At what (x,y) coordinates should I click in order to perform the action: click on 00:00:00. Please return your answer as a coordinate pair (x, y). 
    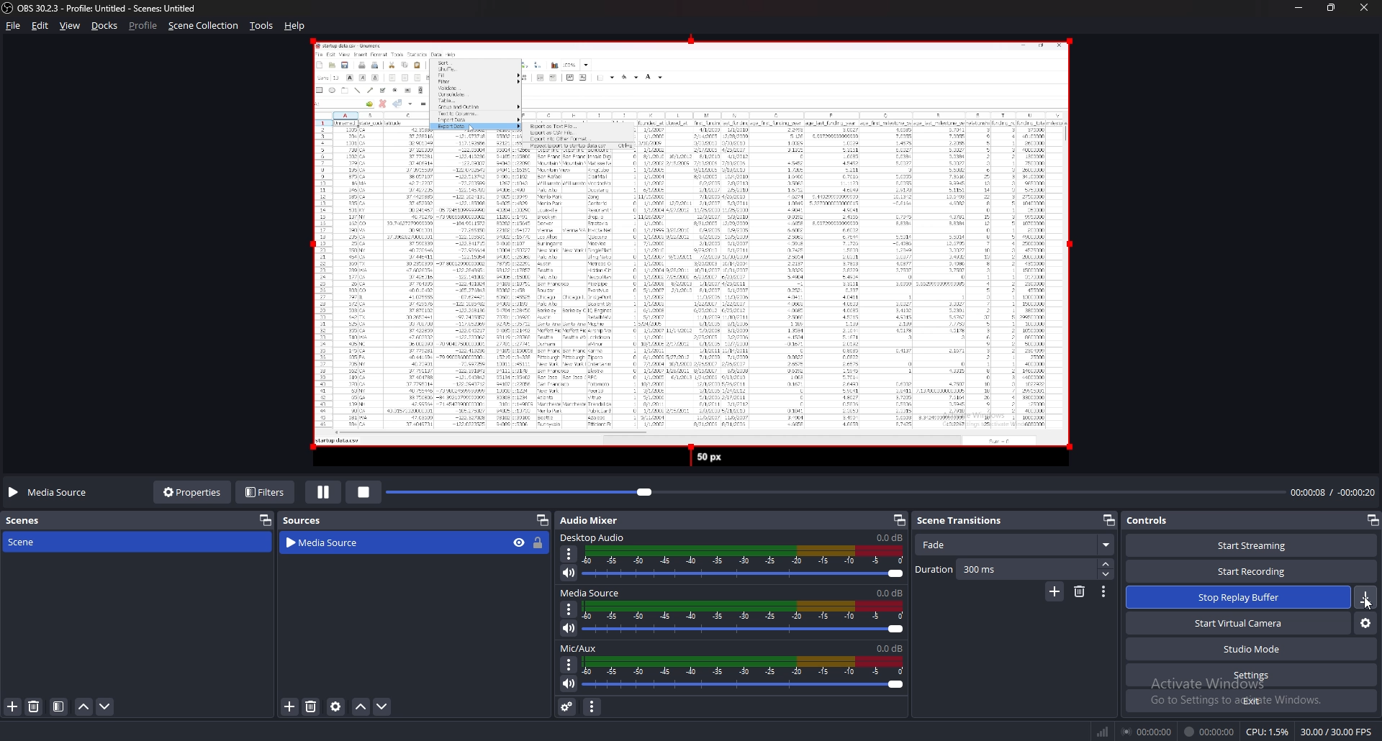
    Looking at the image, I should click on (1210, 732).